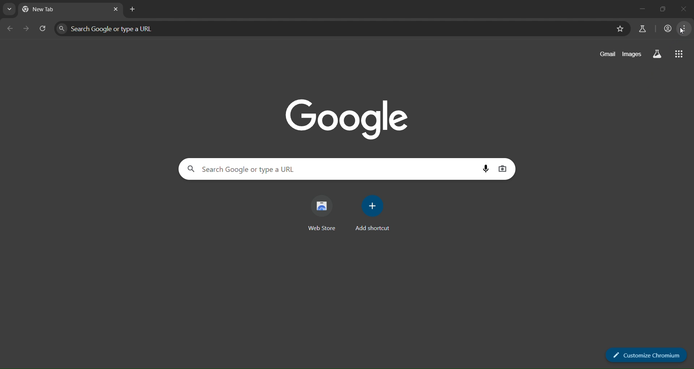  What do you see at coordinates (43, 28) in the screenshot?
I see `reload page` at bounding box center [43, 28].